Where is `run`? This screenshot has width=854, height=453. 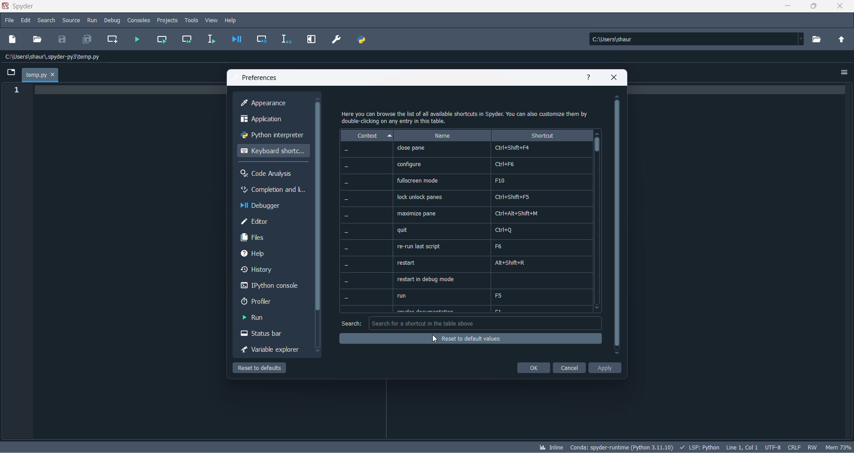 run is located at coordinates (269, 317).